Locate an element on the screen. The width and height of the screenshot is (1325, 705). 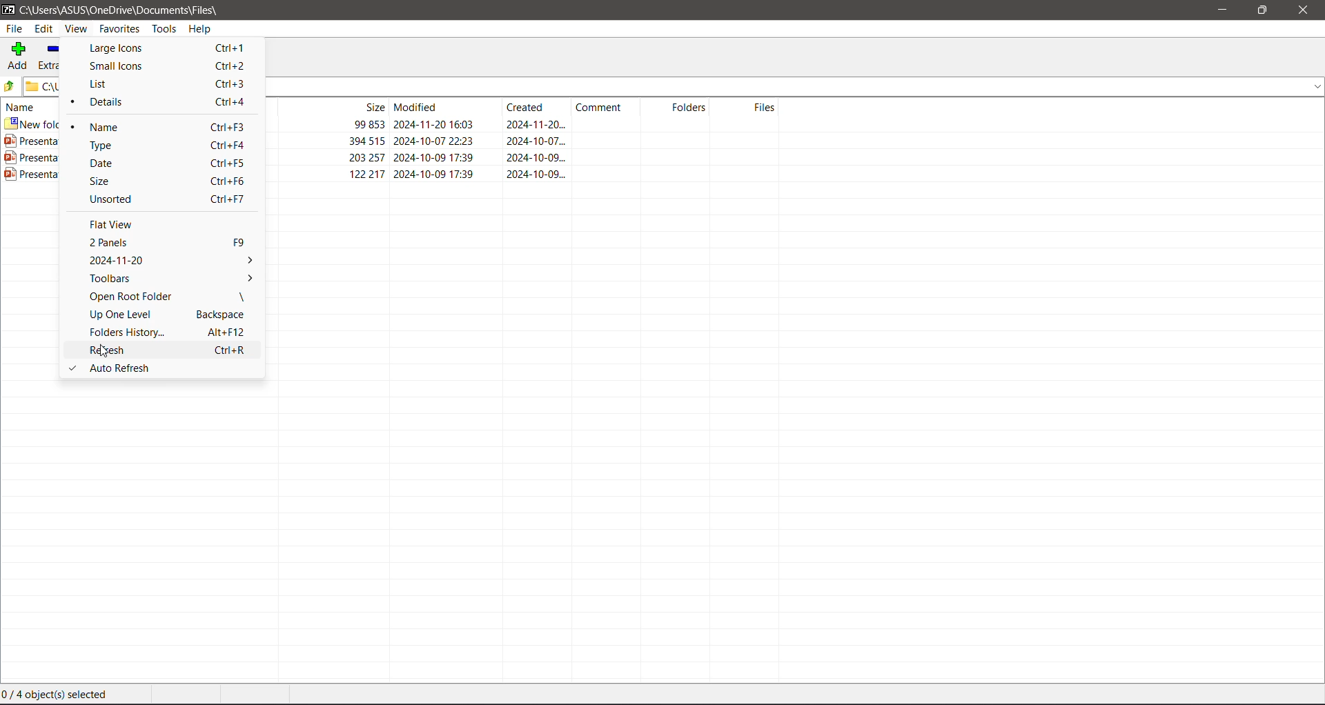
Name is located at coordinates (119, 126).